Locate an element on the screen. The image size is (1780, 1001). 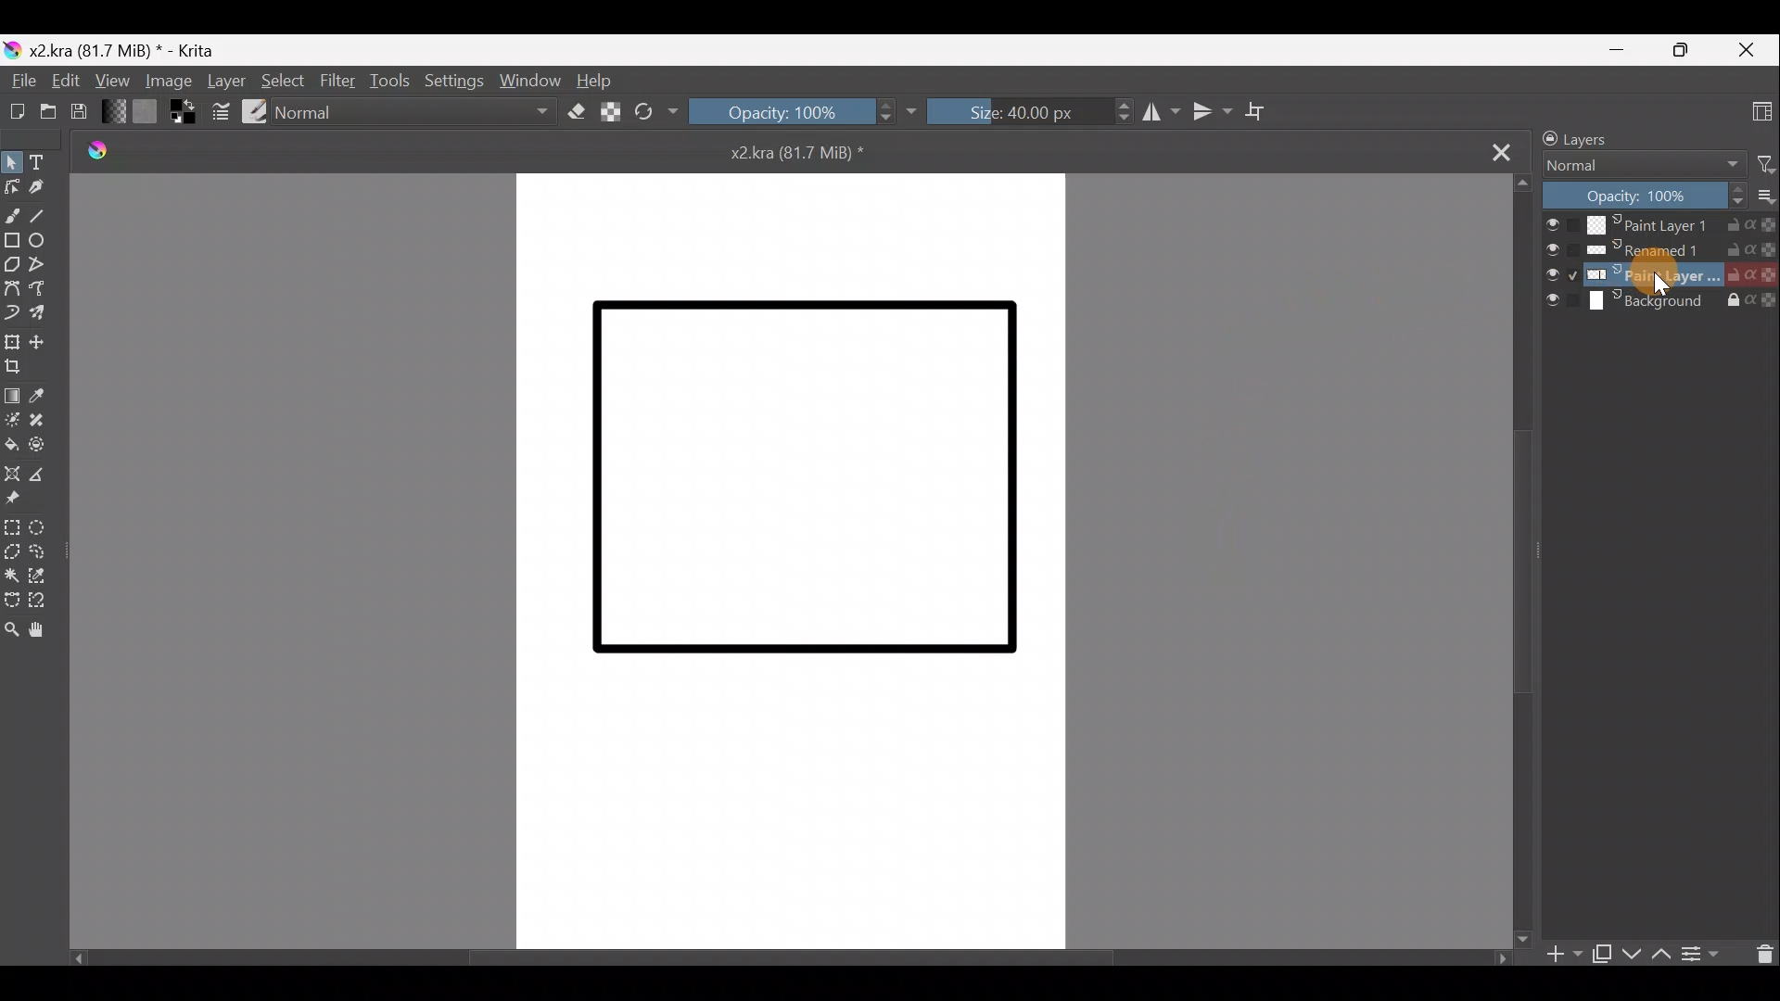
Save is located at coordinates (79, 110).